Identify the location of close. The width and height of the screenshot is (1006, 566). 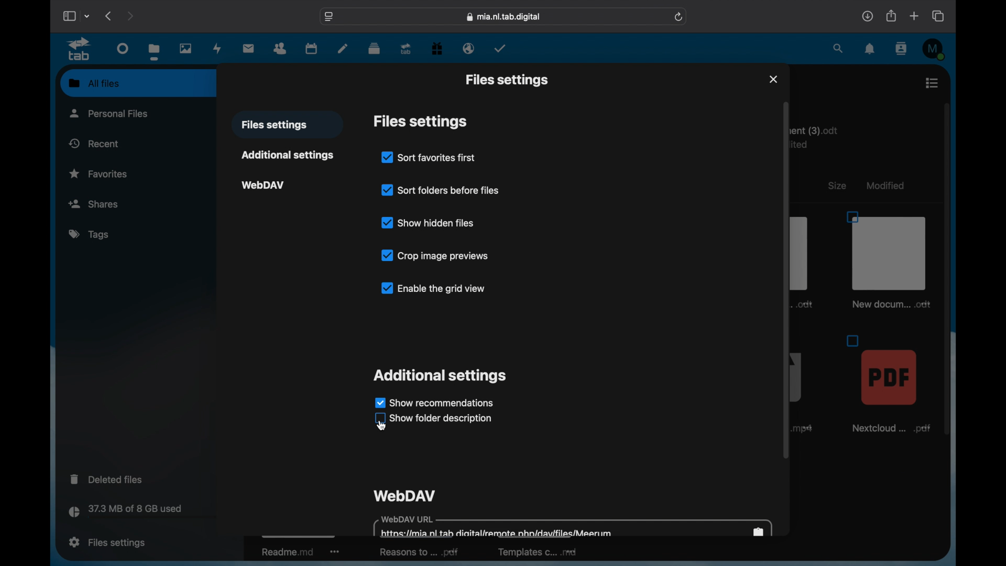
(773, 79).